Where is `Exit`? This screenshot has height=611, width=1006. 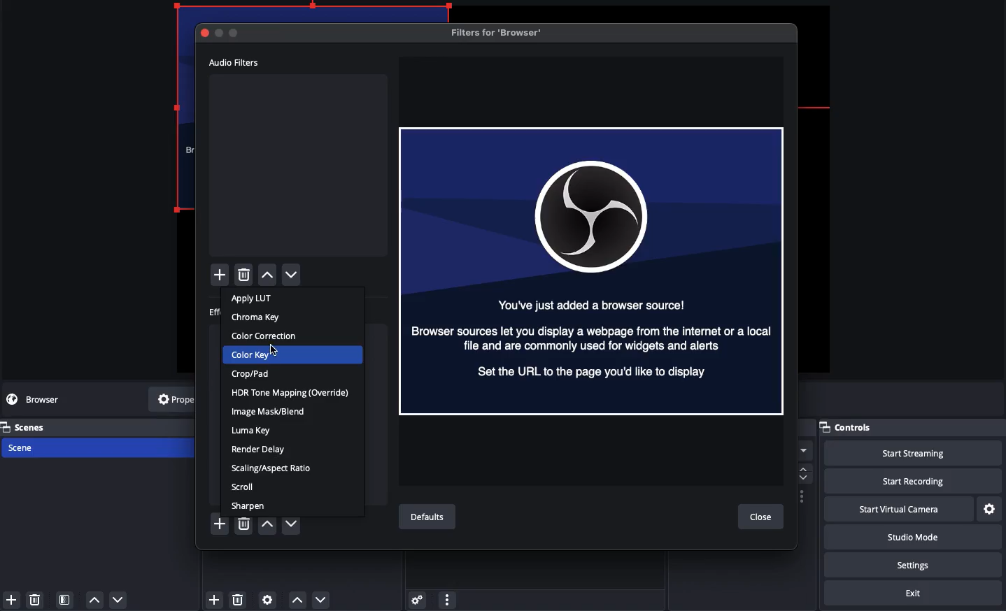
Exit is located at coordinates (916, 593).